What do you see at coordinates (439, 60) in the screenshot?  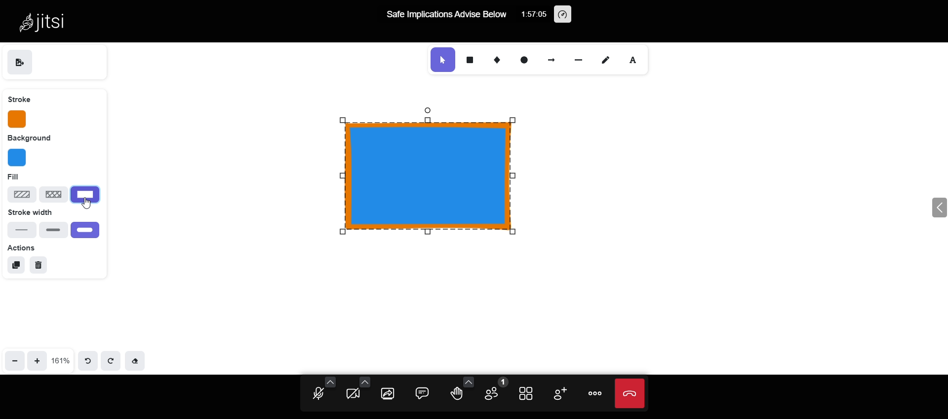 I see `selection` at bounding box center [439, 60].